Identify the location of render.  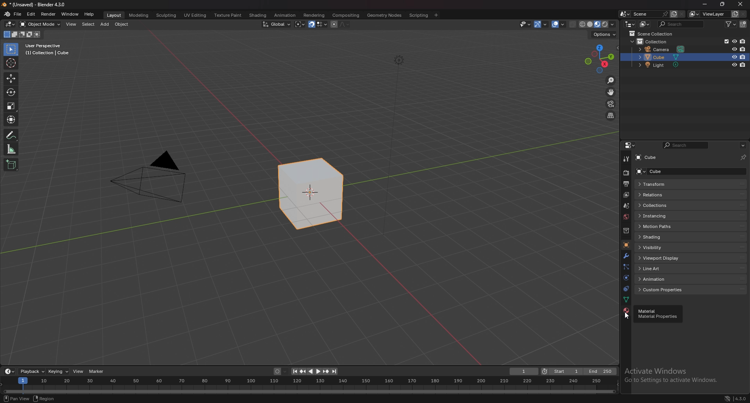
(48, 14).